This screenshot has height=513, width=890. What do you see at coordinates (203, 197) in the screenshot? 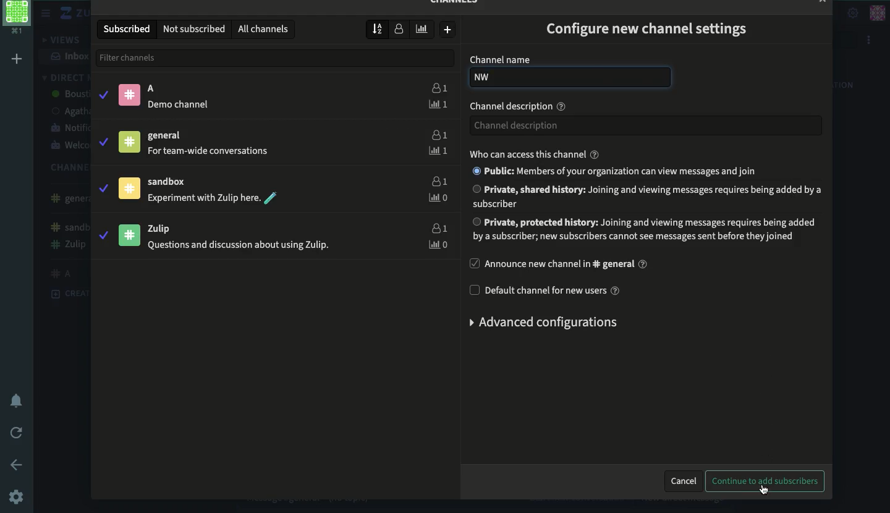
I see `Experiment with Zulip here.` at bounding box center [203, 197].